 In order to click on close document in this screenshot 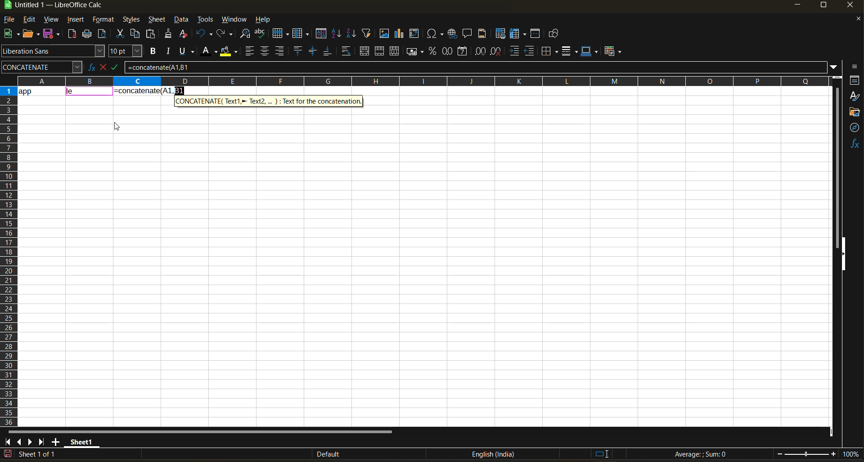, I will do `click(855, 21)`.